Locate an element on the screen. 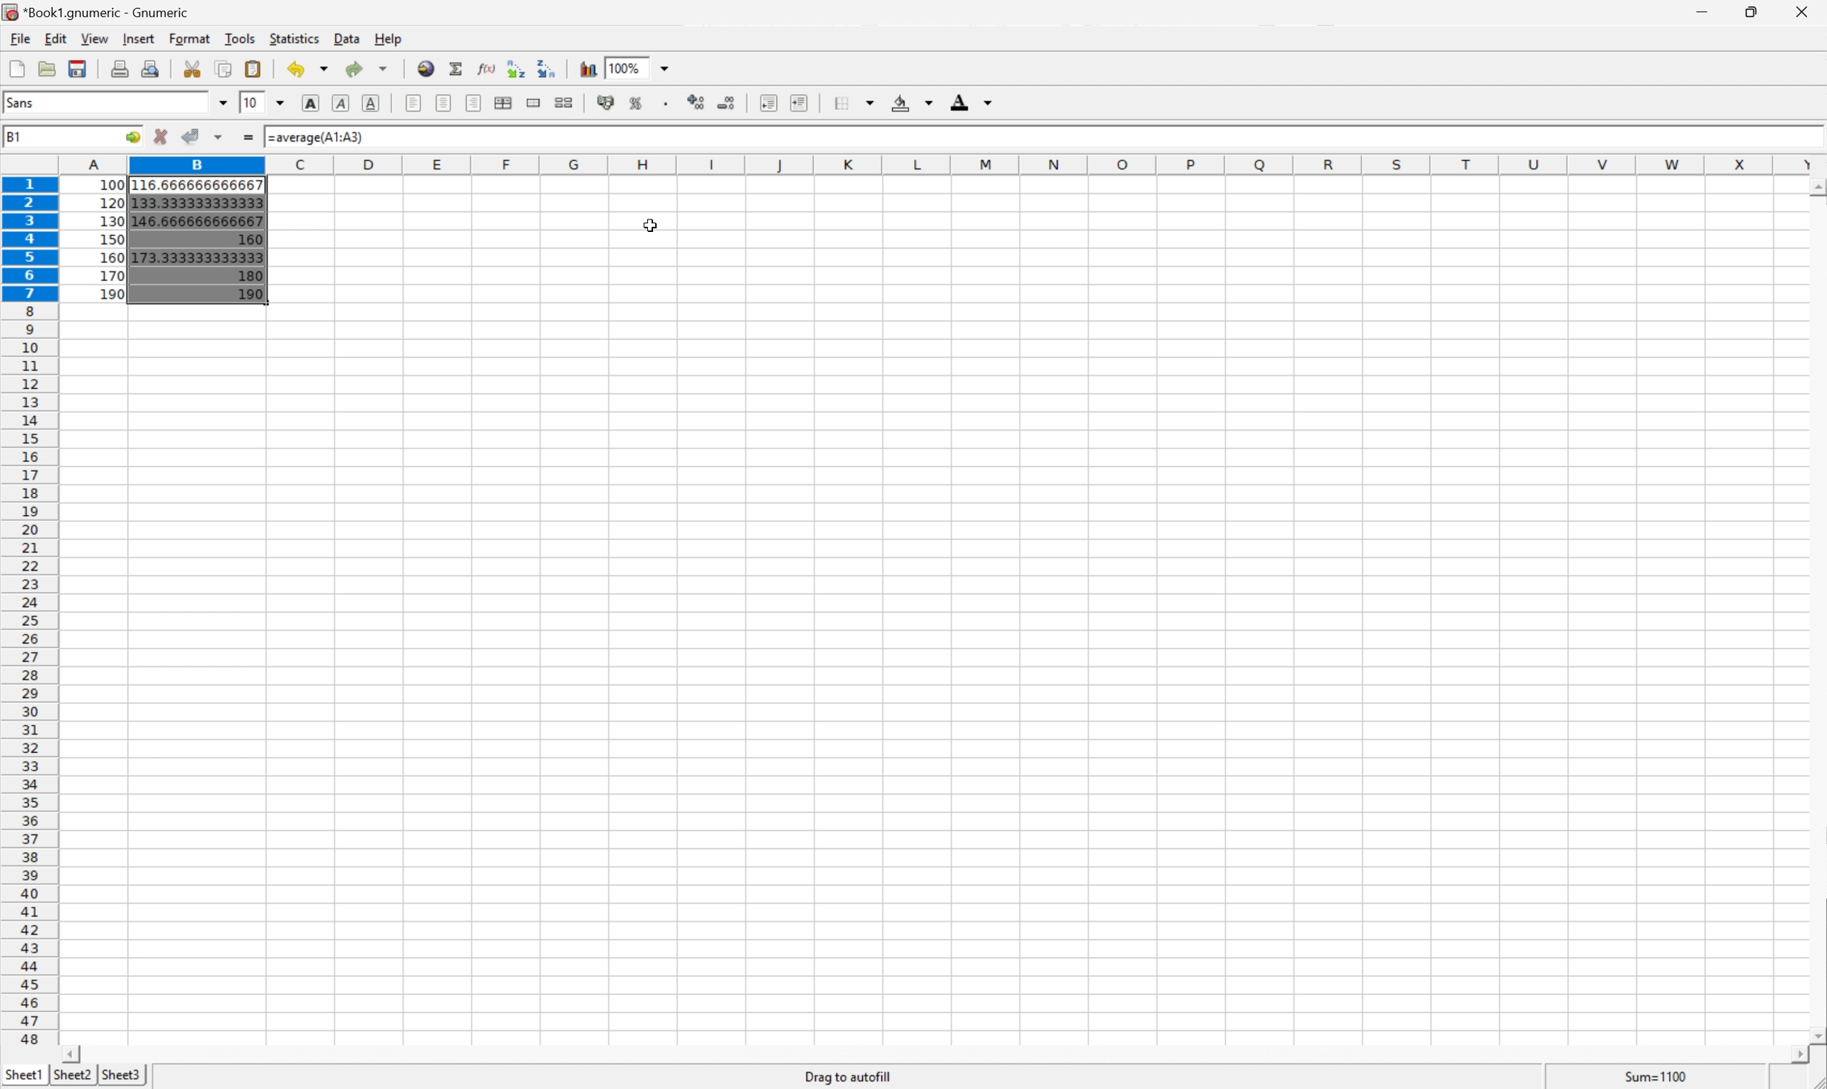  Create a new workbook is located at coordinates (15, 68).